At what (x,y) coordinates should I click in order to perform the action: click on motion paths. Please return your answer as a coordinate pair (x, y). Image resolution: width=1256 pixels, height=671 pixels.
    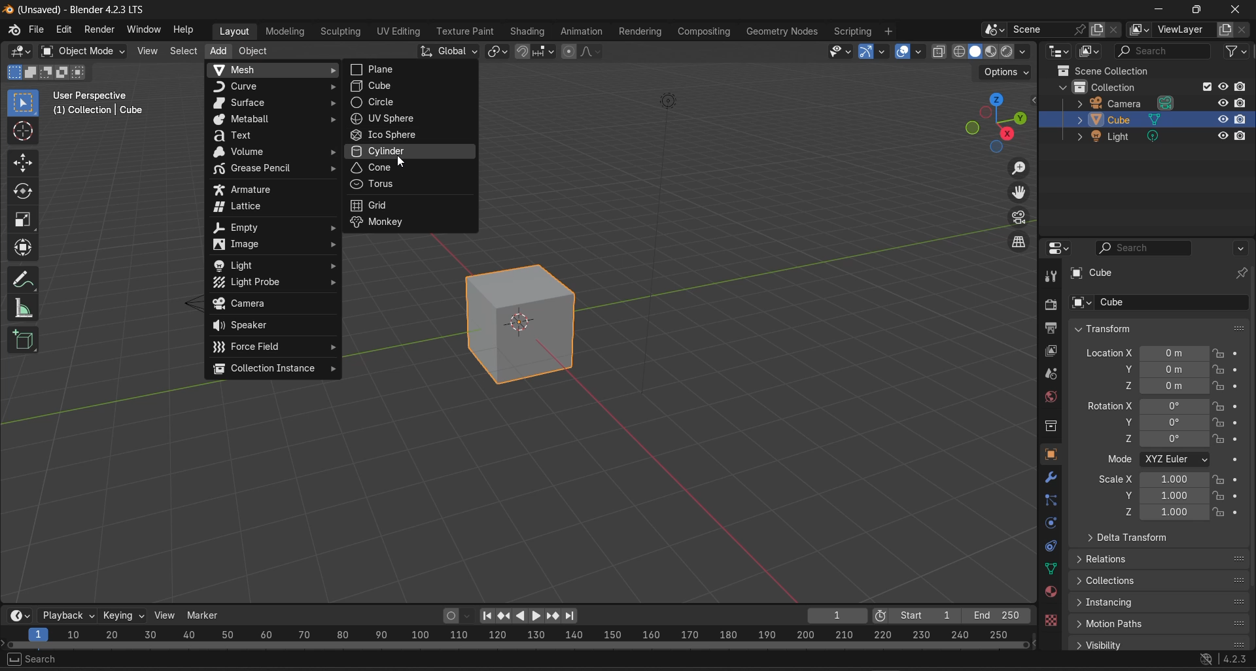
    Looking at the image, I should click on (1161, 624).